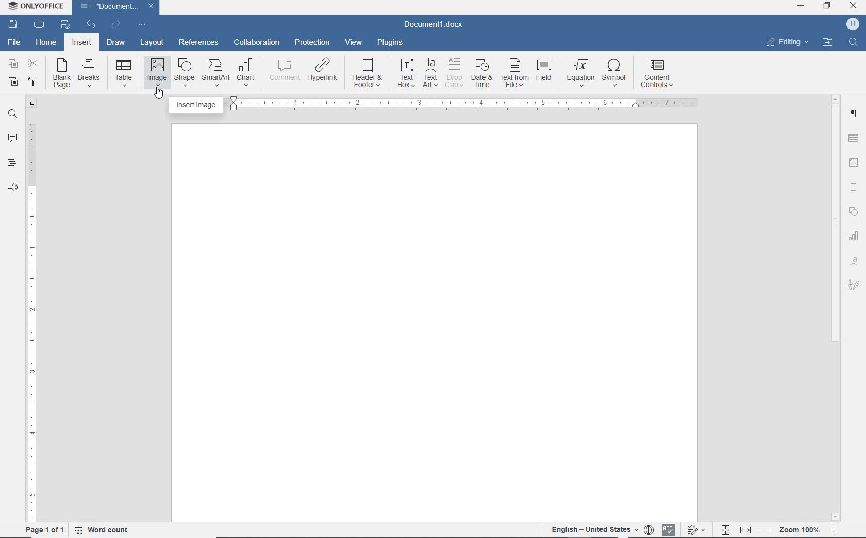 The height and width of the screenshot is (538, 866). Describe the element at coordinates (33, 63) in the screenshot. I see `cut` at that location.